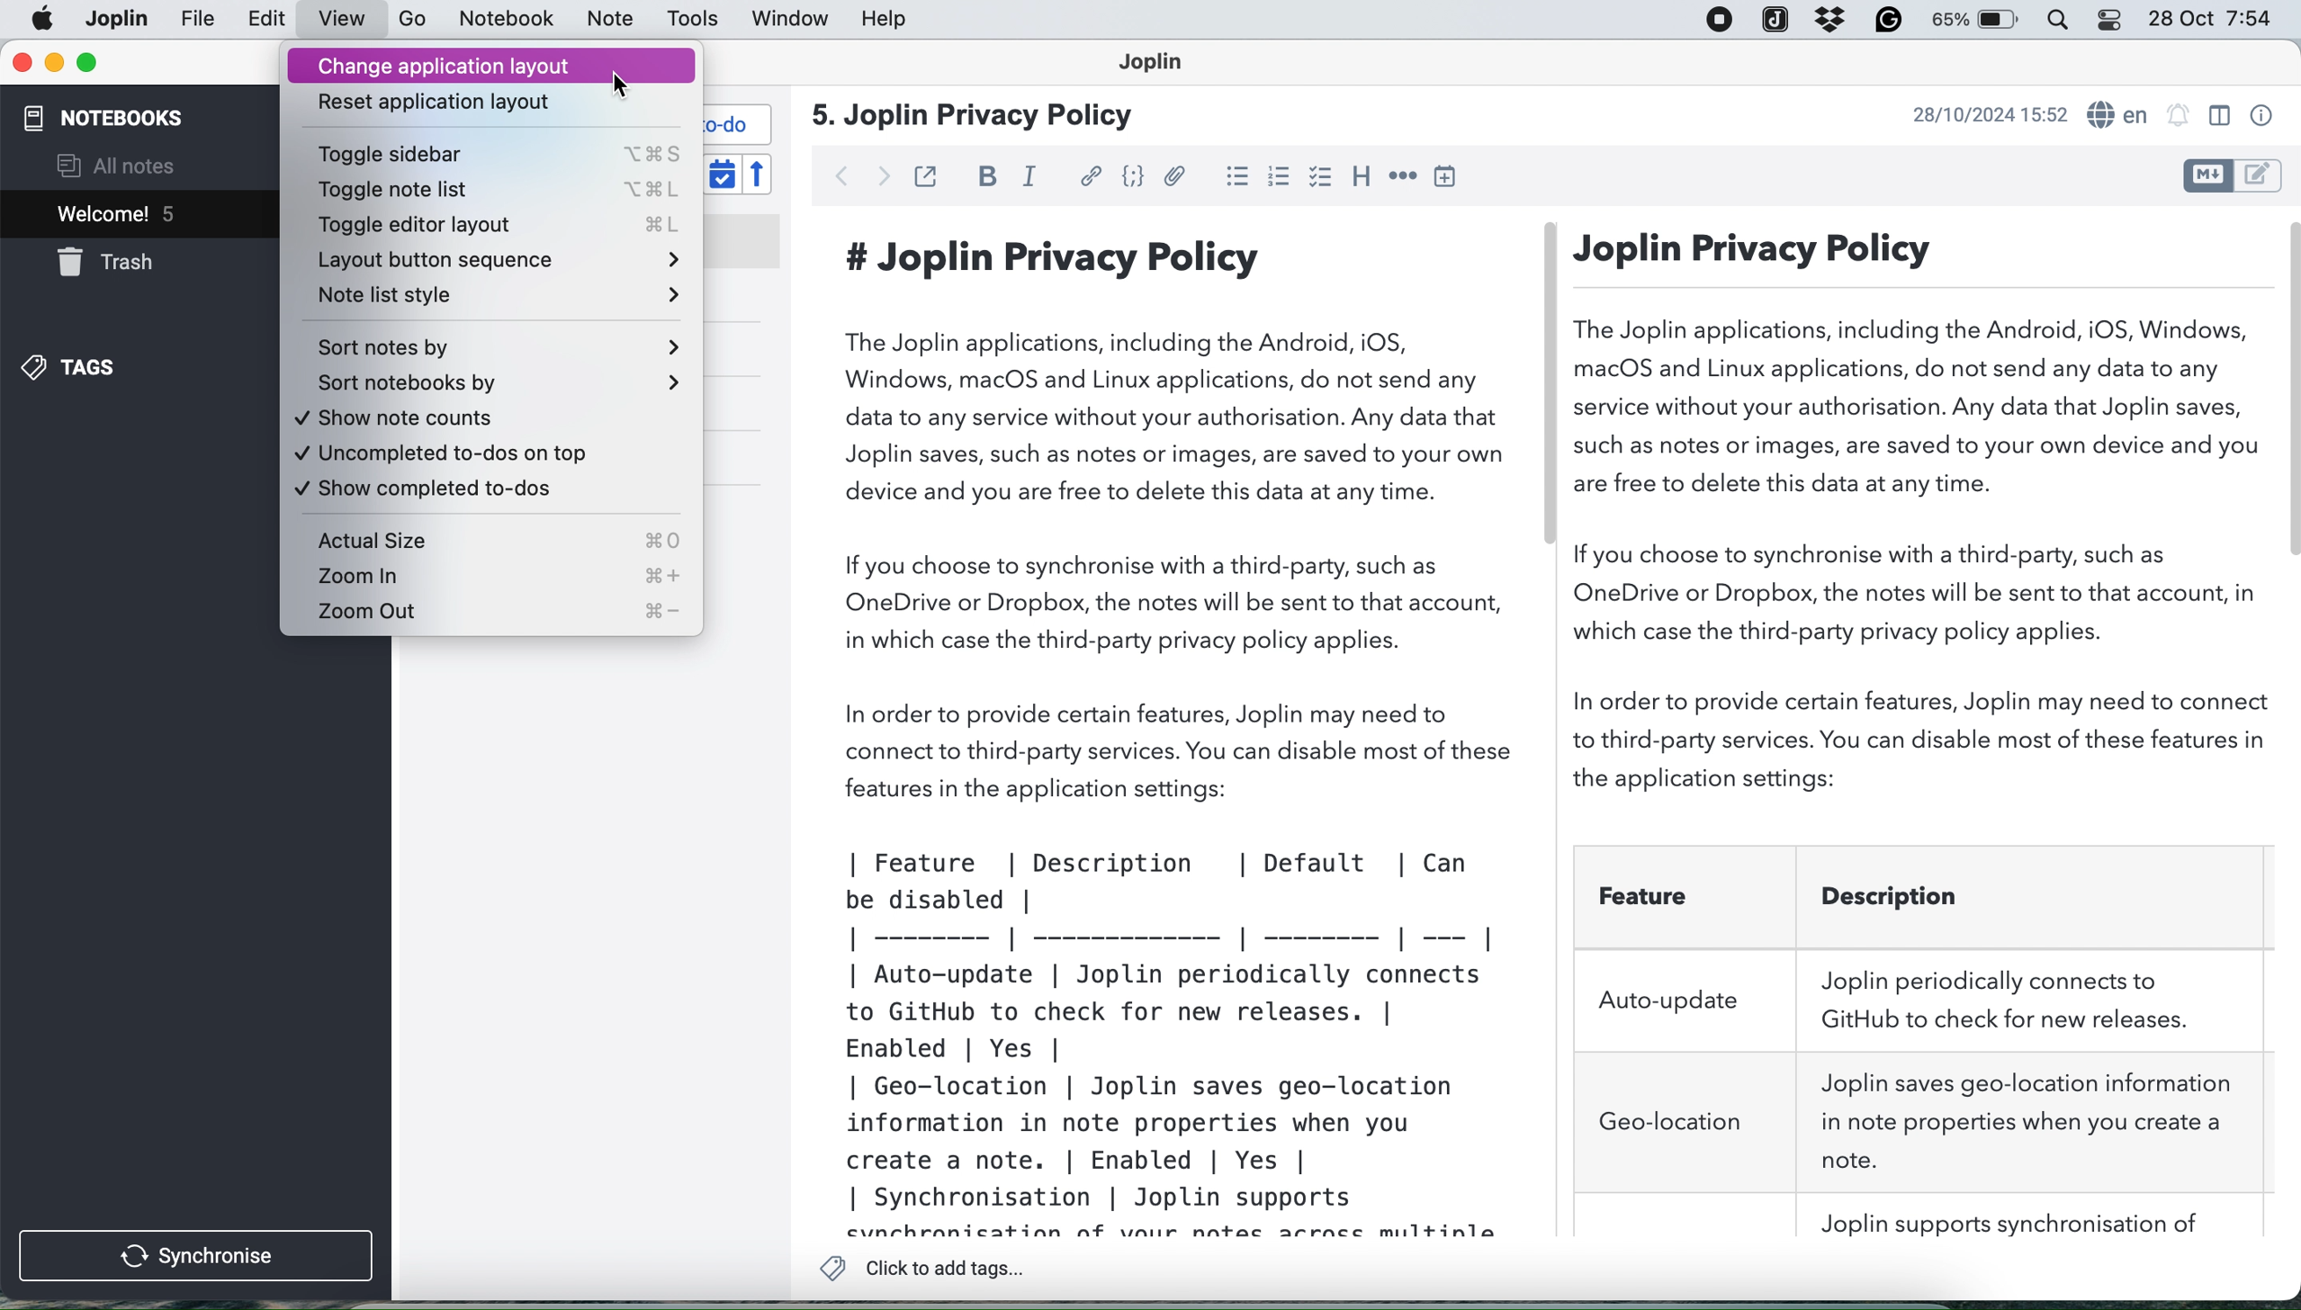 This screenshot has width=2301, height=1310. Describe the element at coordinates (1131, 177) in the screenshot. I see `get code` at that location.